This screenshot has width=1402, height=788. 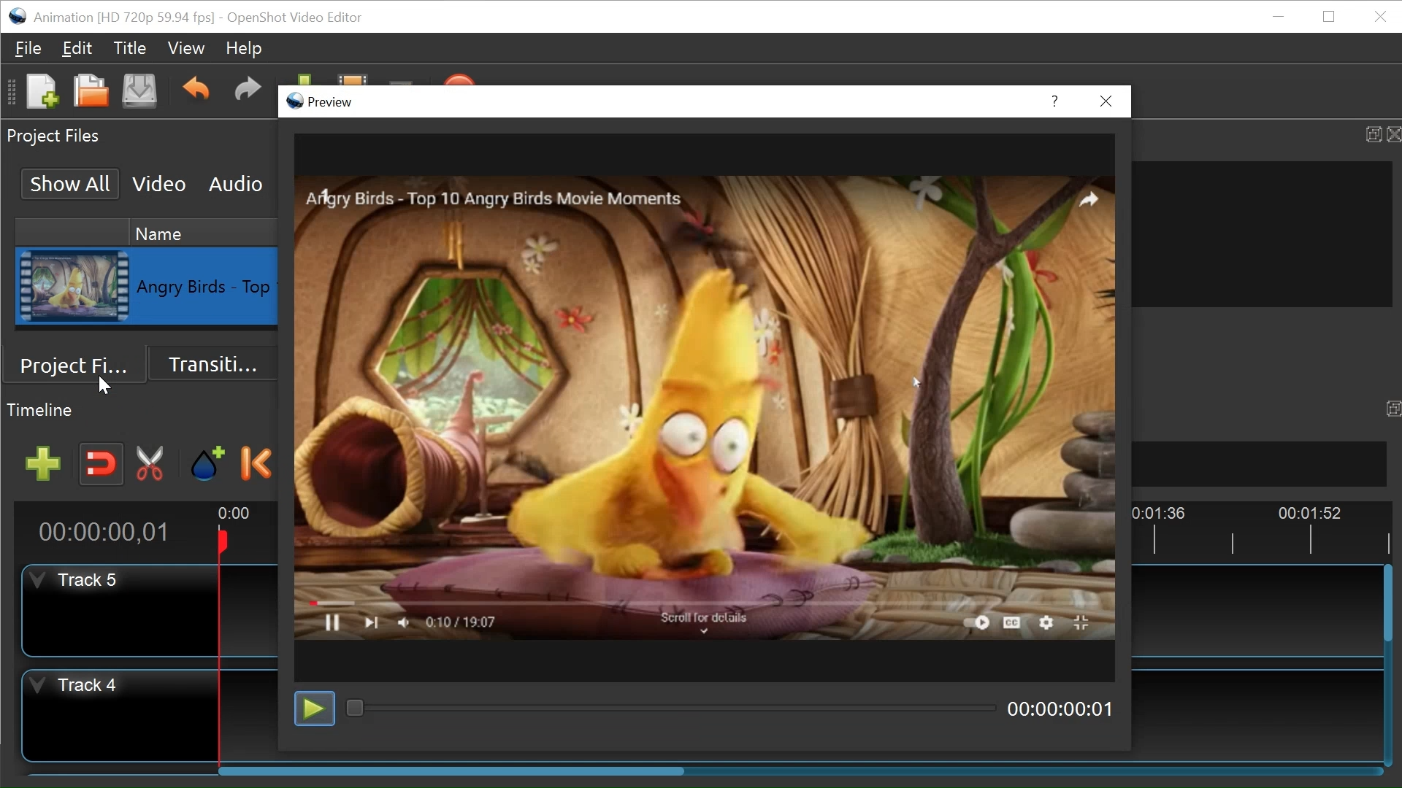 I want to click on Video, so click(x=158, y=183).